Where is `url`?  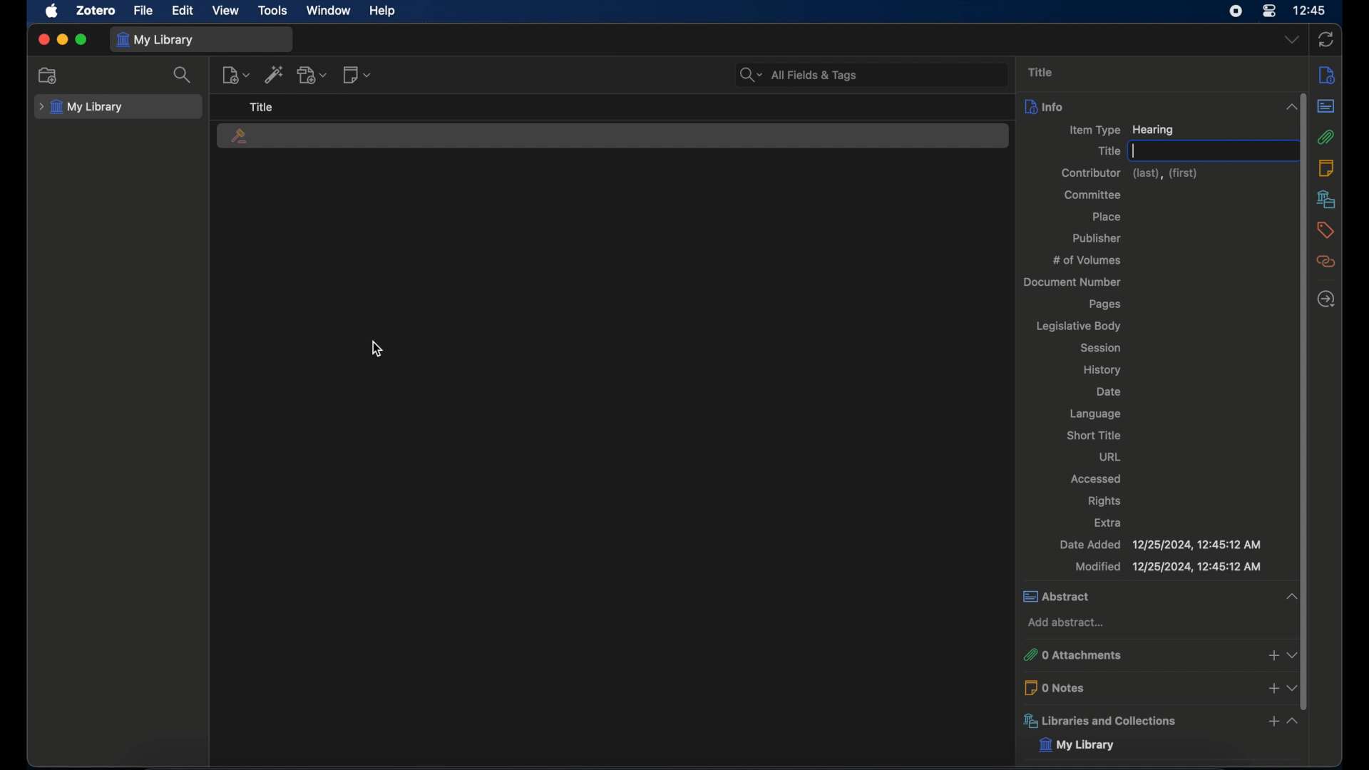
url is located at coordinates (1109, 456).